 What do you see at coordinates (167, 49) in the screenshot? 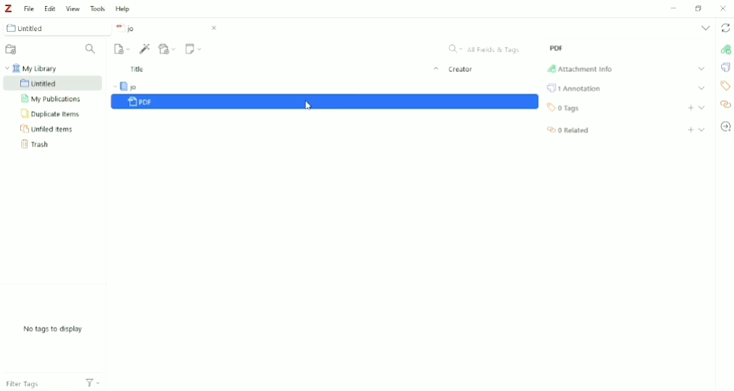
I see `Add Attachment` at bounding box center [167, 49].